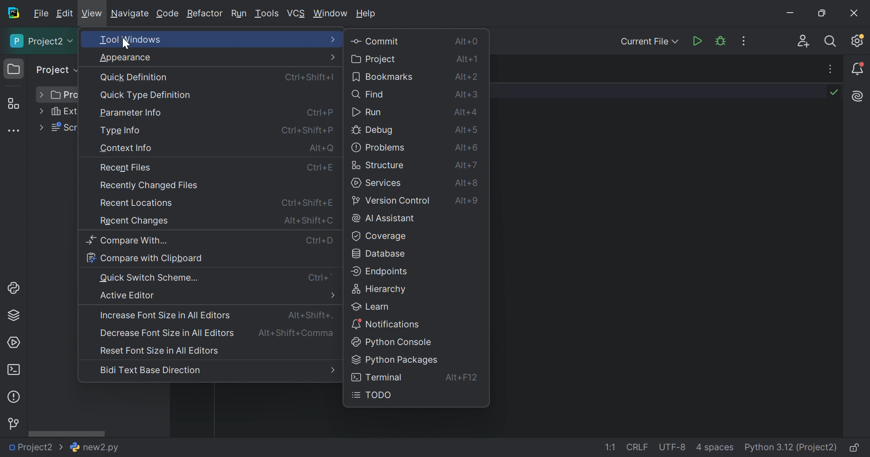  Describe the element at coordinates (13, 104) in the screenshot. I see `Structure` at that location.